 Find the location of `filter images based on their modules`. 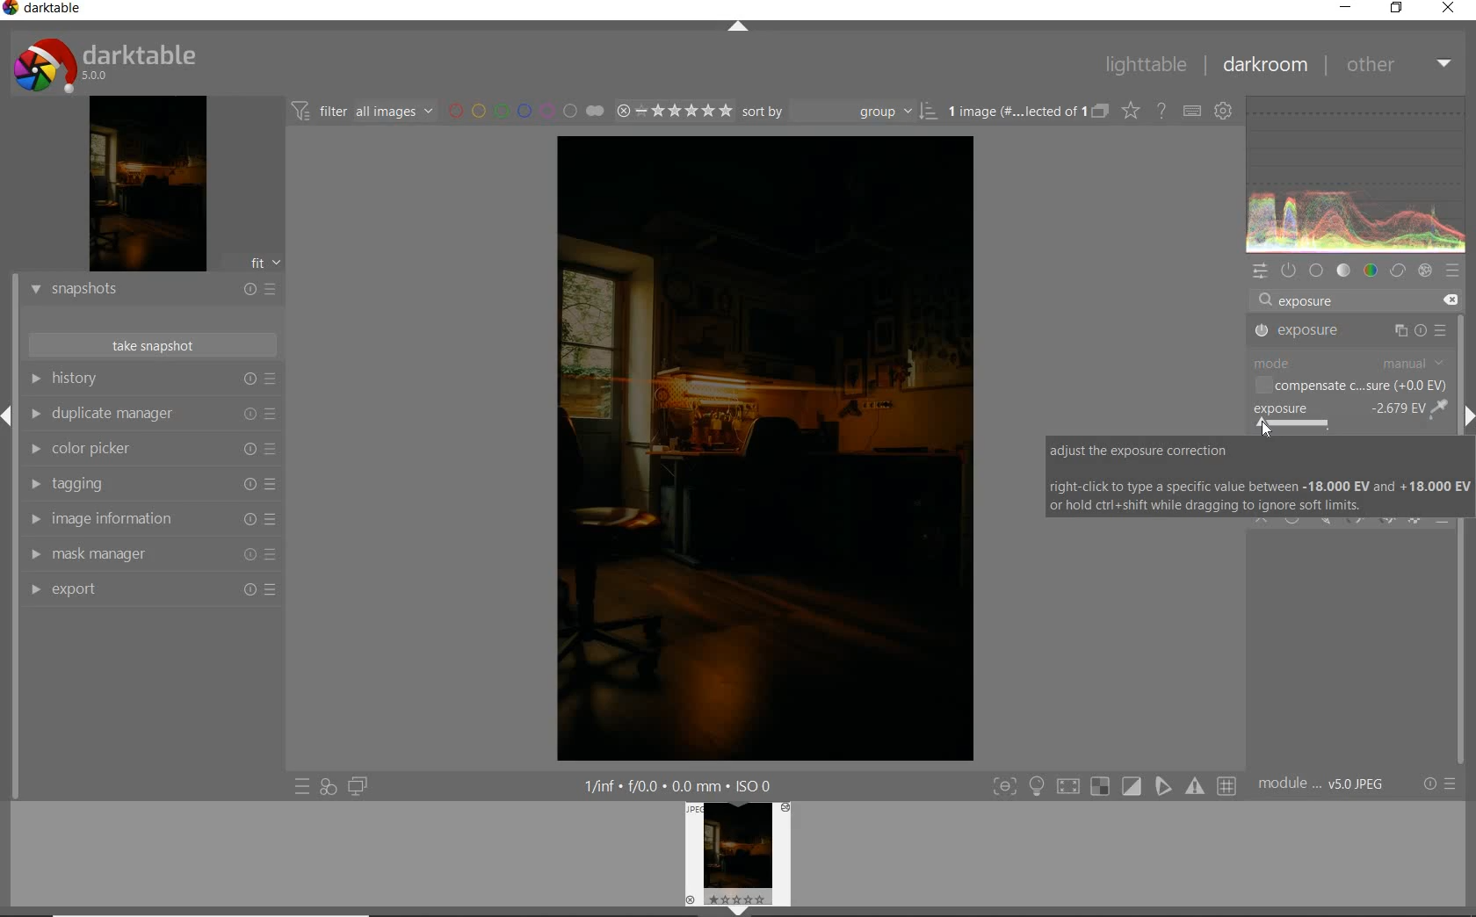

filter images based on their modules is located at coordinates (364, 112).